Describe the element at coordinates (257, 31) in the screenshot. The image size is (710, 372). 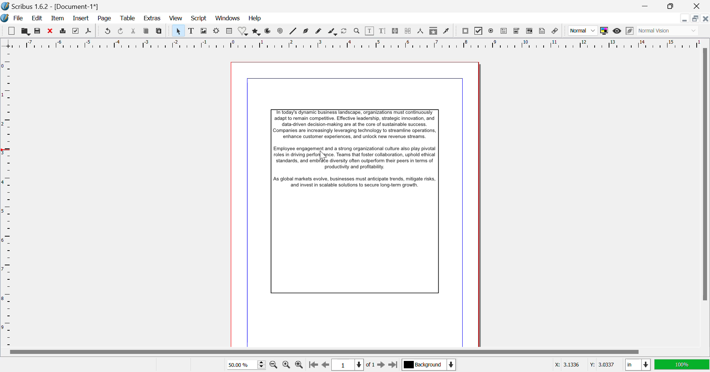
I see `Polygons` at that location.